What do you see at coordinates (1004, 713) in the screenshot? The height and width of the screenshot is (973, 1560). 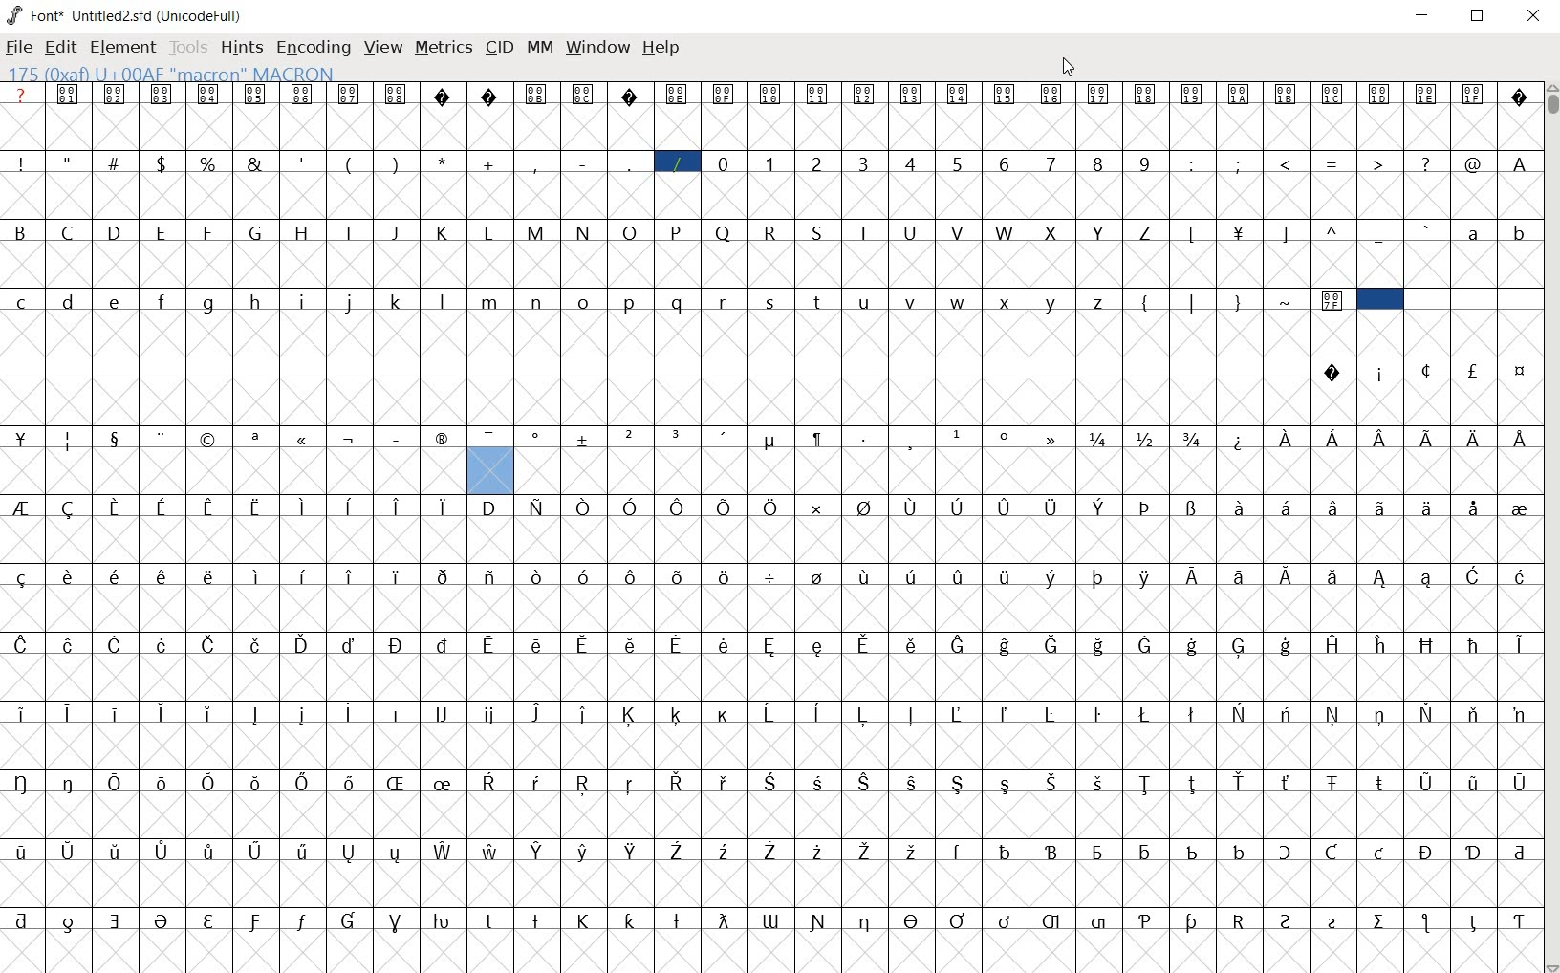 I see `Symbol` at bounding box center [1004, 713].